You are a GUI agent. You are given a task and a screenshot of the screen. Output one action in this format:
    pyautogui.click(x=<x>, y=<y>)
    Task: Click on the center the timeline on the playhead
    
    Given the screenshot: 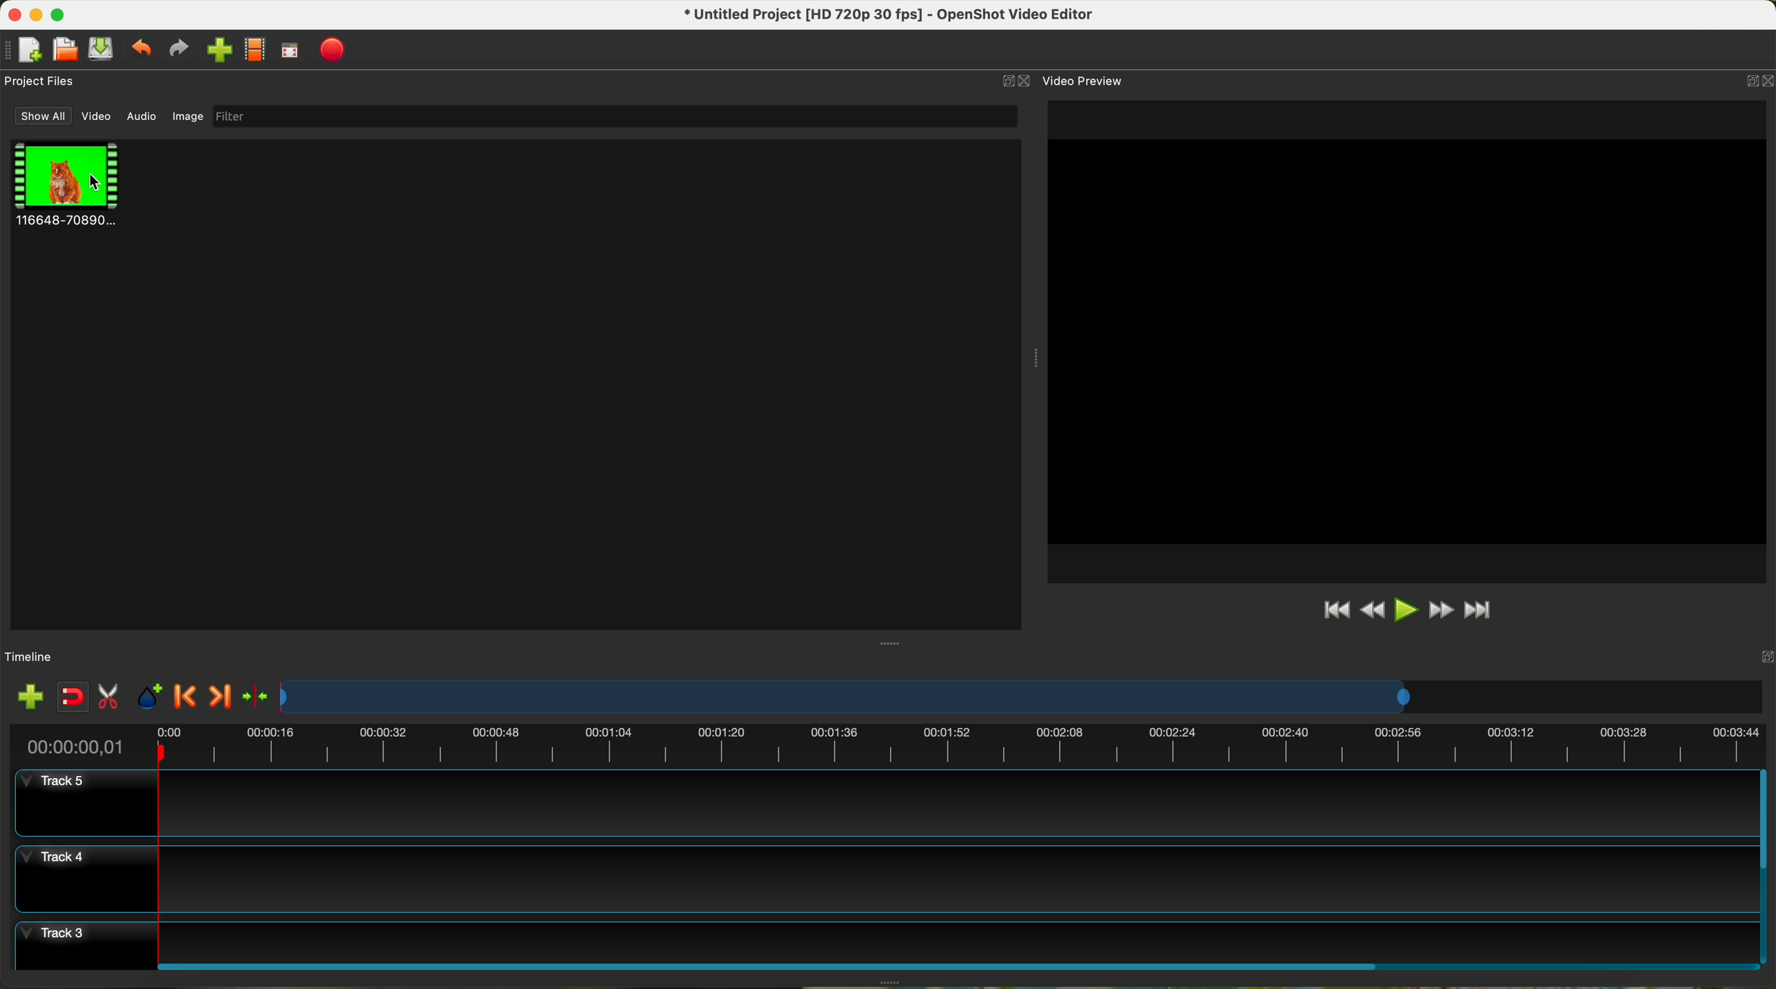 What is the action you would take?
    pyautogui.click(x=257, y=697)
    